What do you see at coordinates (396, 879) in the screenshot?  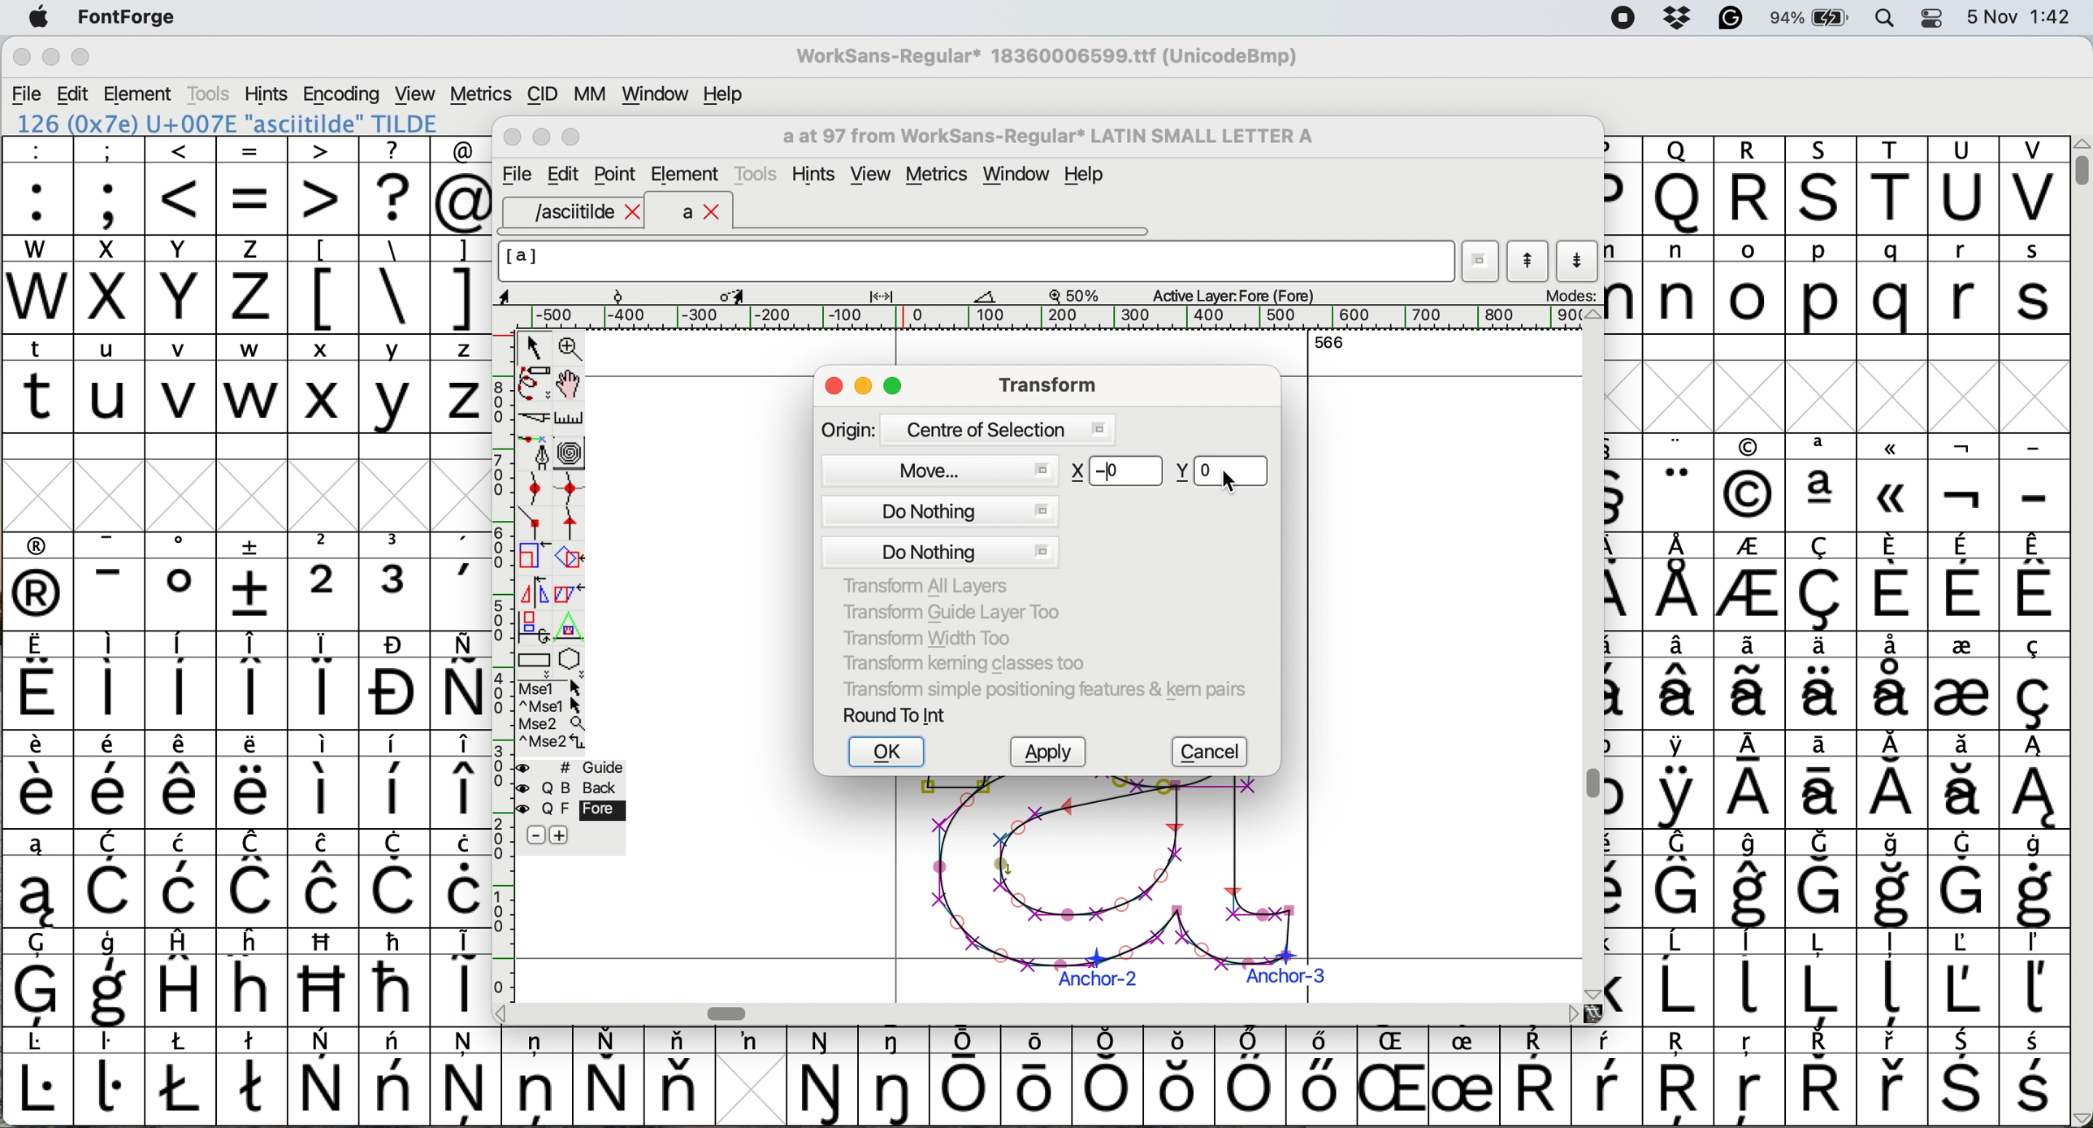 I see `symbol` at bounding box center [396, 879].